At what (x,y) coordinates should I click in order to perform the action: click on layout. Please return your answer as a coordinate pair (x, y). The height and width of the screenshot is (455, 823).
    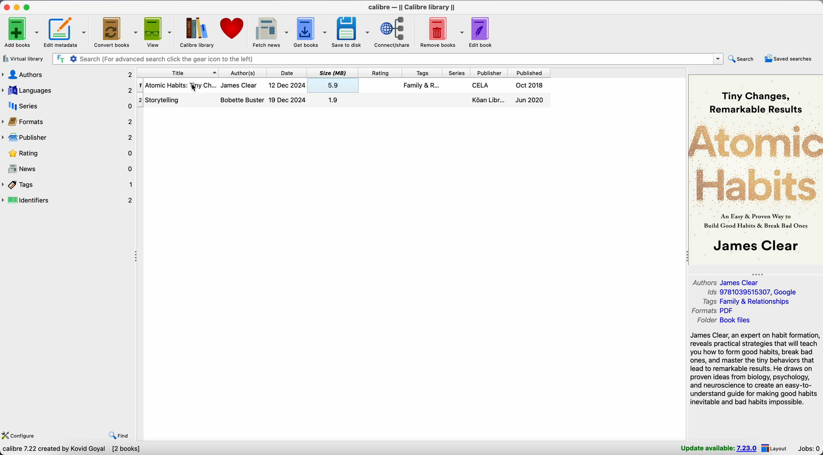
    Looking at the image, I should click on (774, 448).